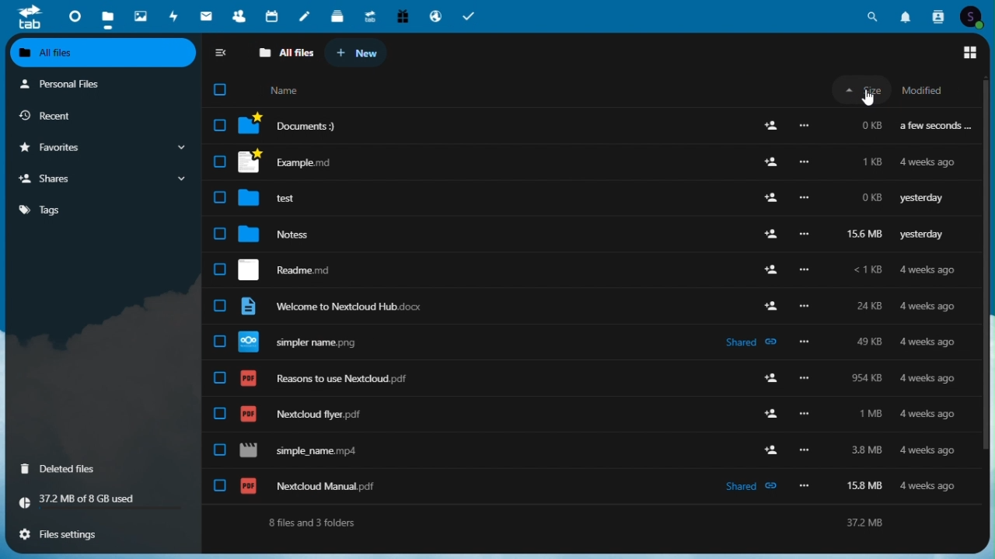 This screenshot has width=995, height=559. What do you see at coordinates (907, 15) in the screenshot?
I see `Notifications` at bounding box center [907, 15].